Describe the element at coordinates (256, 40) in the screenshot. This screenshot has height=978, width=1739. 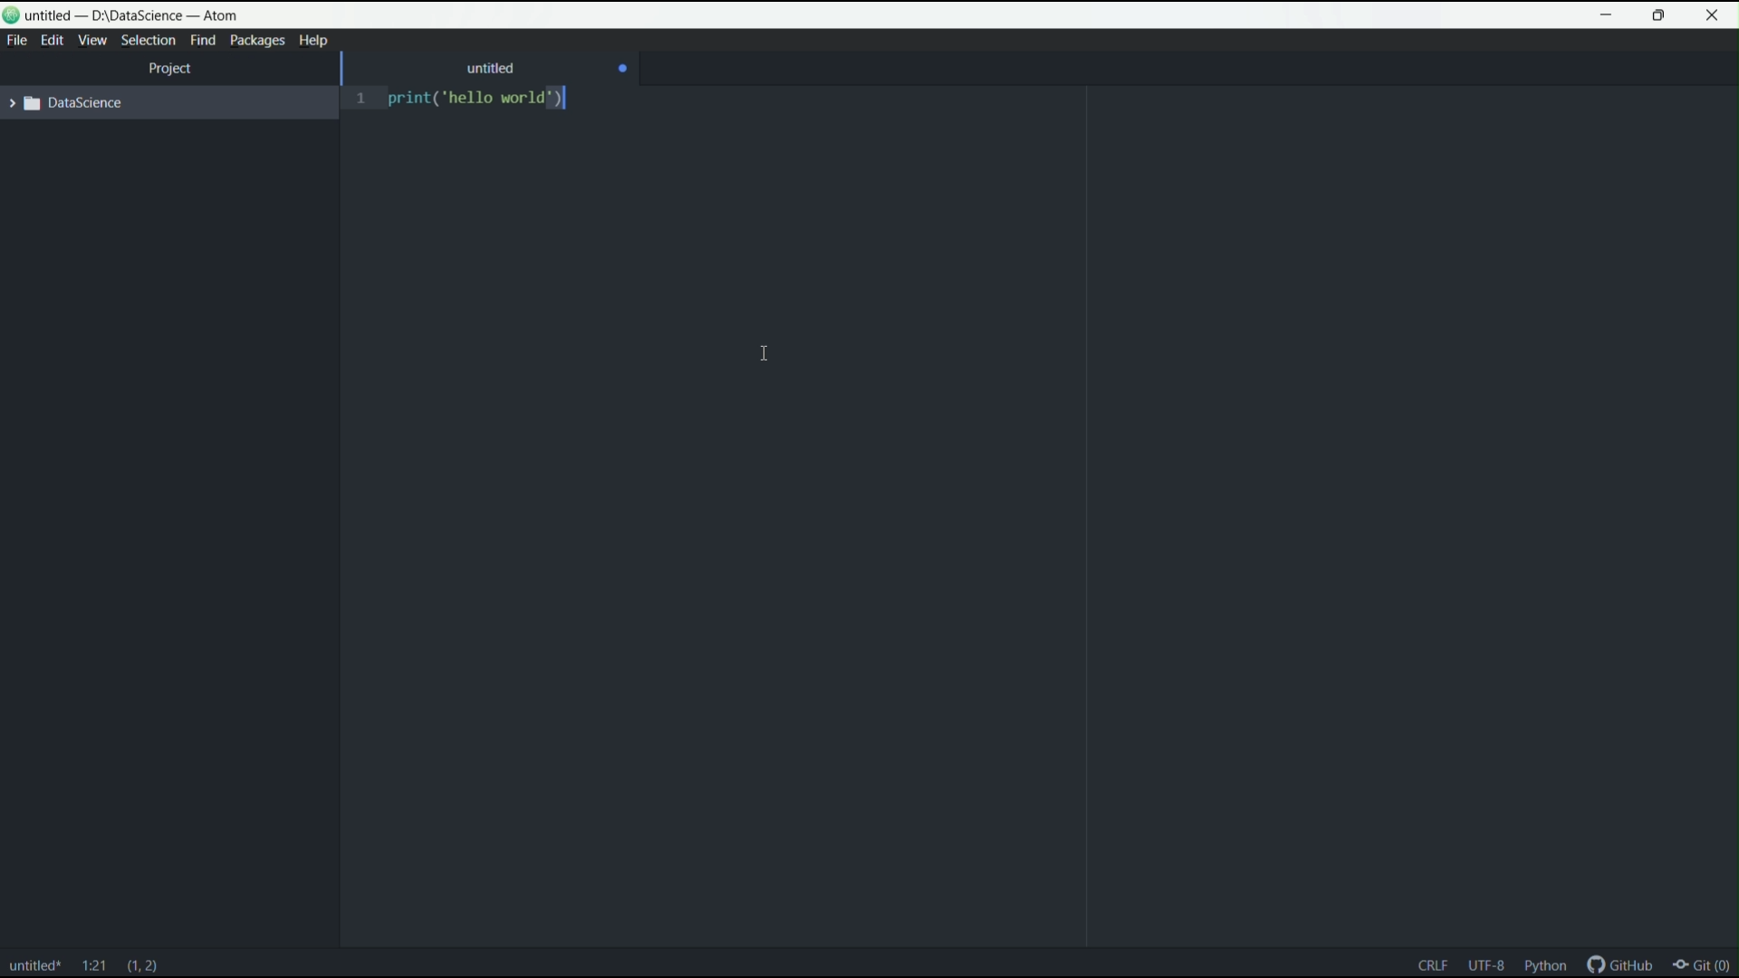
I see `packages menu` at that location.